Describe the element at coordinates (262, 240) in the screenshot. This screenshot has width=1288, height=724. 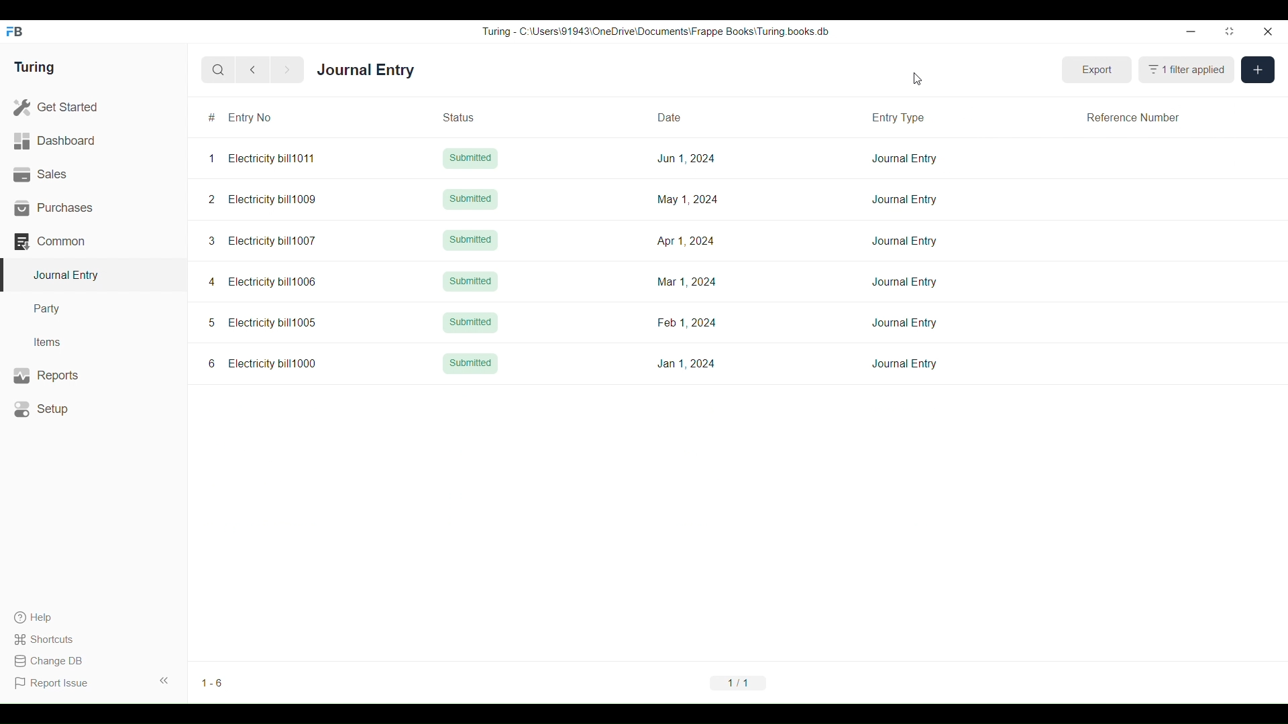
I see `3 Electricity bill1007` at that location.